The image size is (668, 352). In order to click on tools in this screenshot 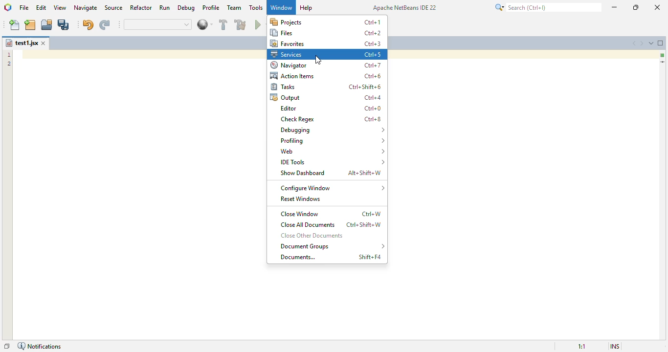, I will do `click(256, 7)`.